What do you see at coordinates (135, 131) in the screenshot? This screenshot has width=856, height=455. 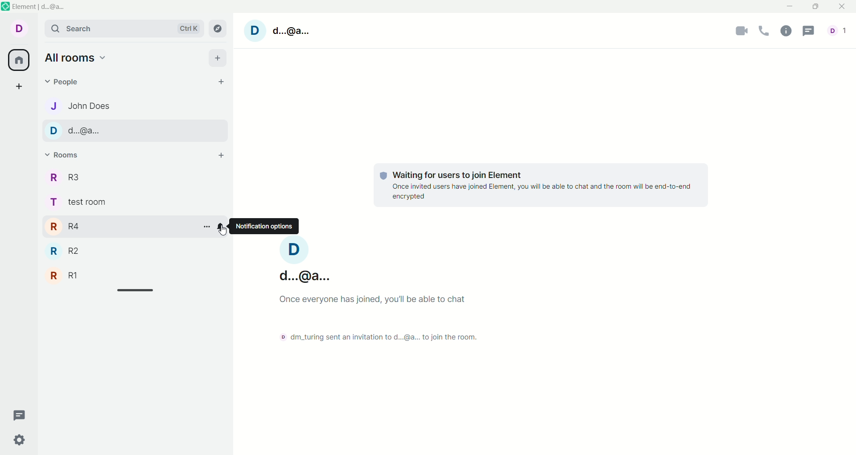 I see `d...@a..., chat 2` at bounding box center [135, 131].